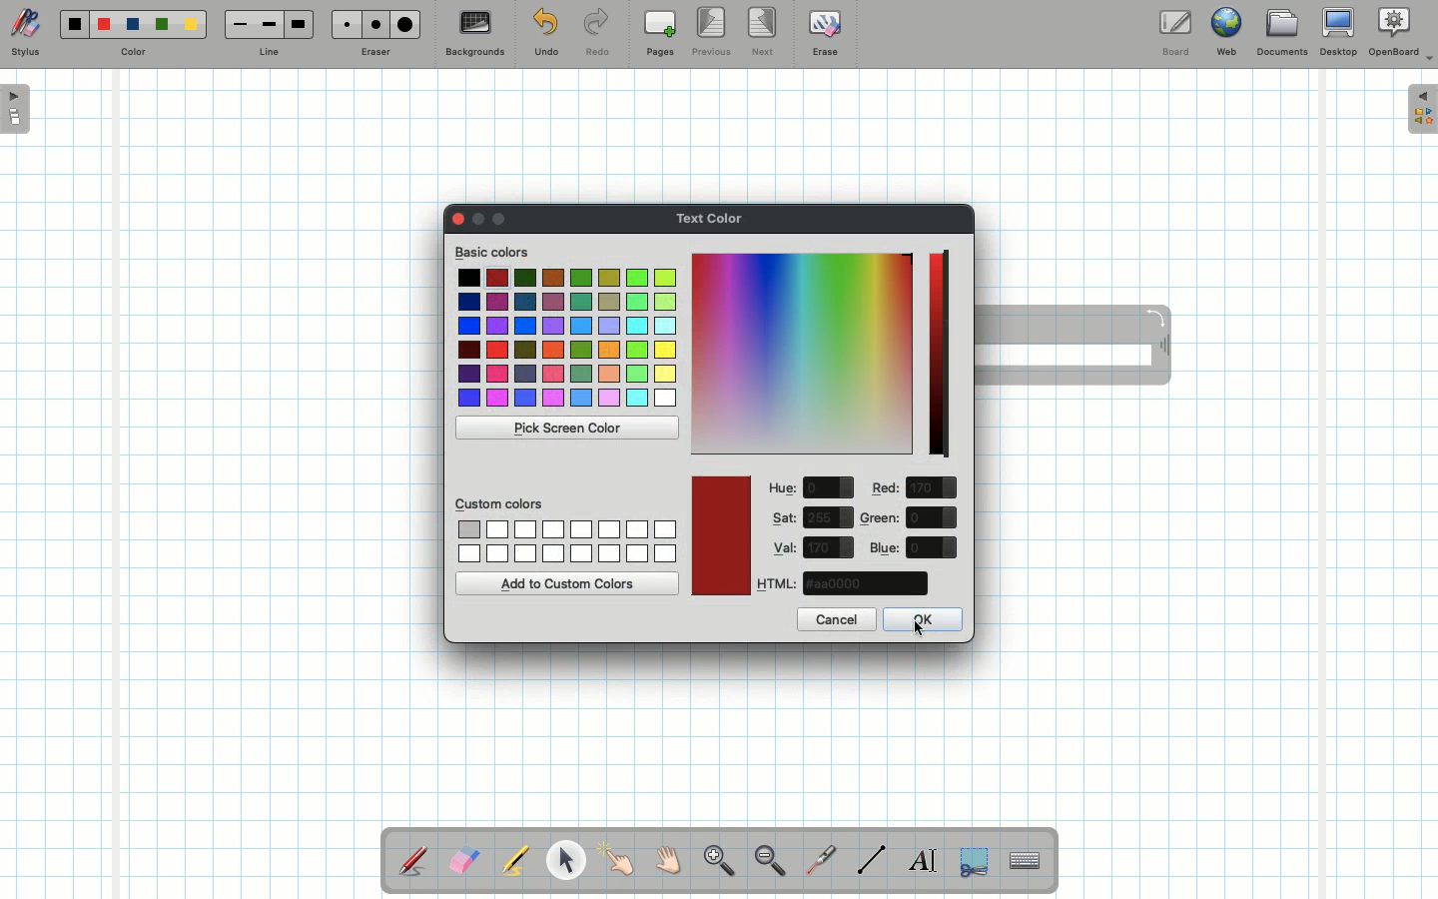 The image size is (1438, 899). What do you see at coordinates (1174, 33) in the screenshot?
I see `Board` at bounding box center [1174, 33].